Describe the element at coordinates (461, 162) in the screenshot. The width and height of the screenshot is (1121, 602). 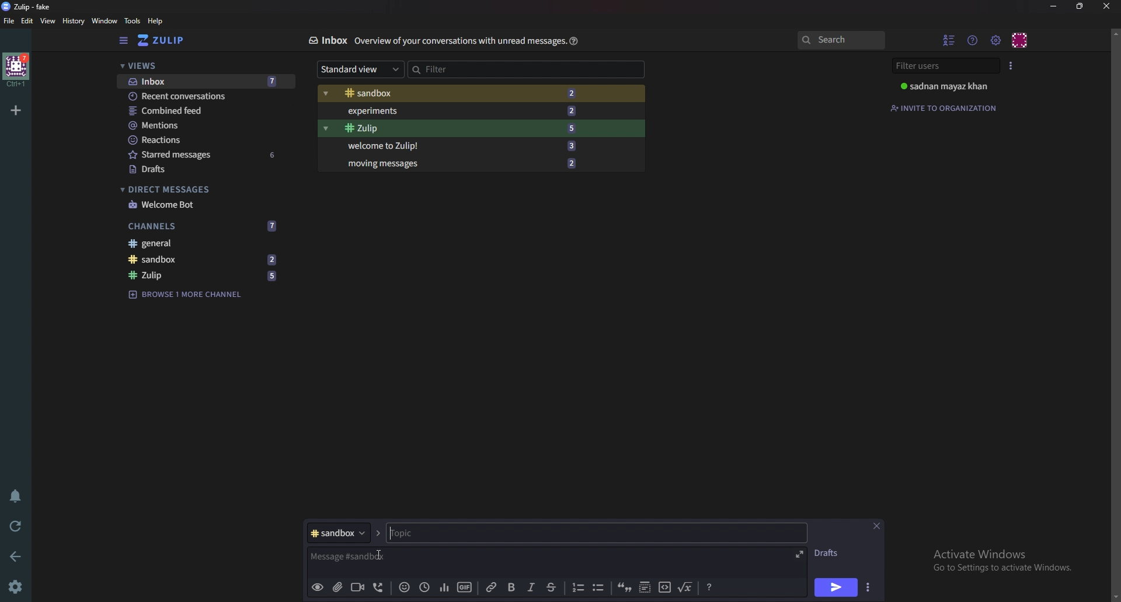
I see `Moving messages` at that location.